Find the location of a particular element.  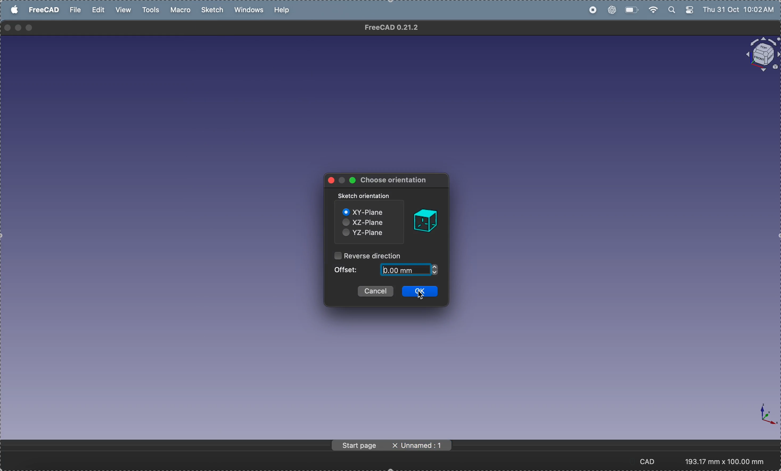

XY plane is located at coordinates (369, 211).